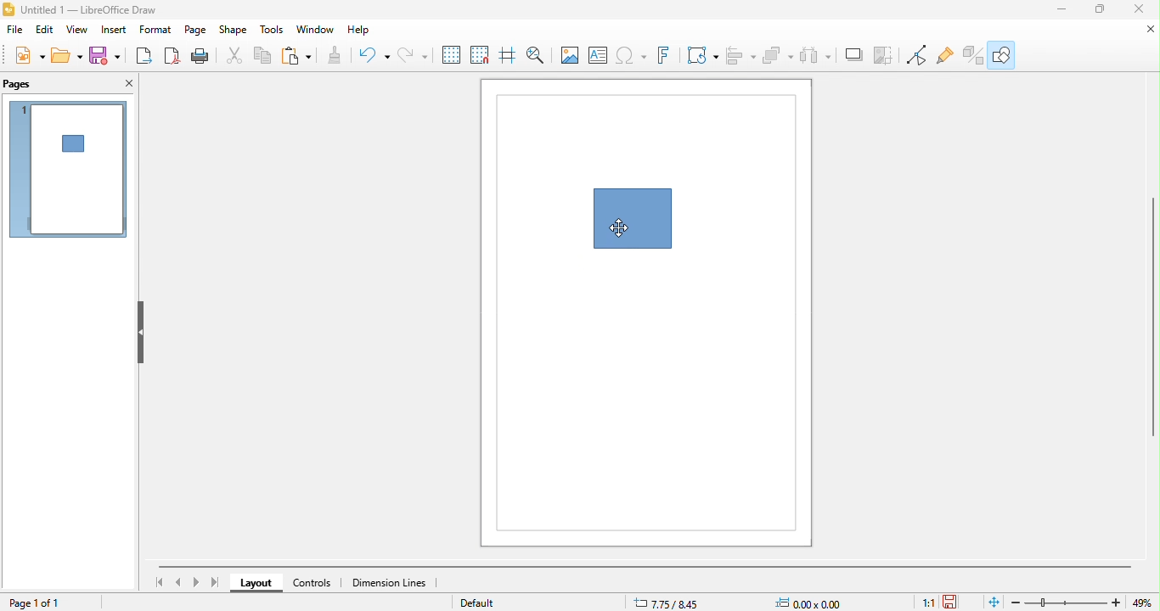 The width and height of the screenshot is (1160, 611). I want to click on redo, so click(413, 56).